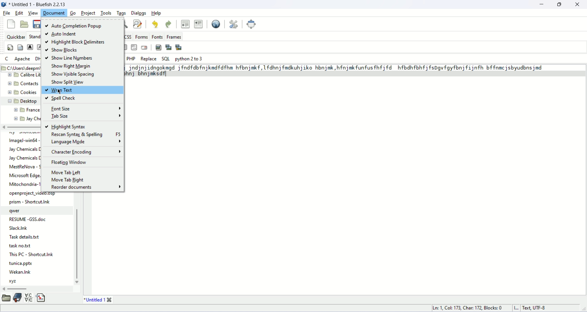 Image resolution: width=587 pixels, height=312 pixels. Describe the element at coordinates (10, 47) in the screenshot. I see `quickstart` at that location.